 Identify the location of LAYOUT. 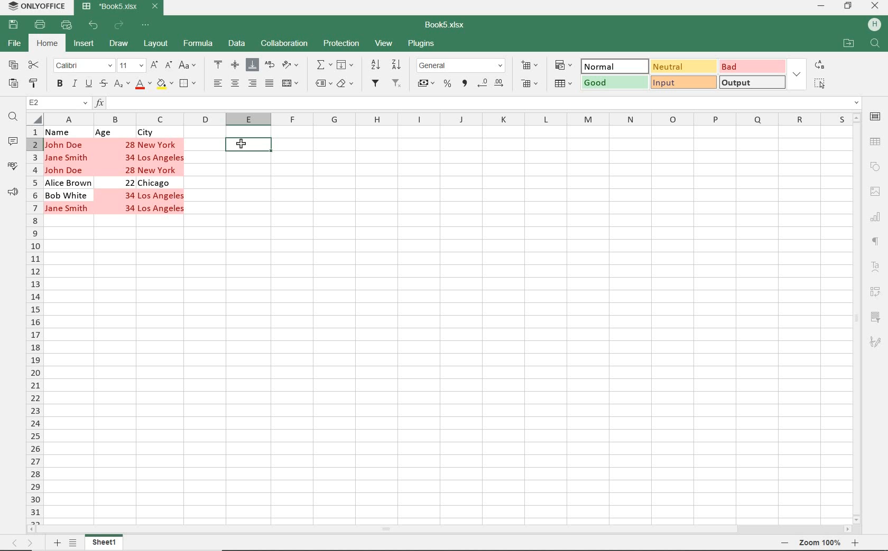
(156, 44).